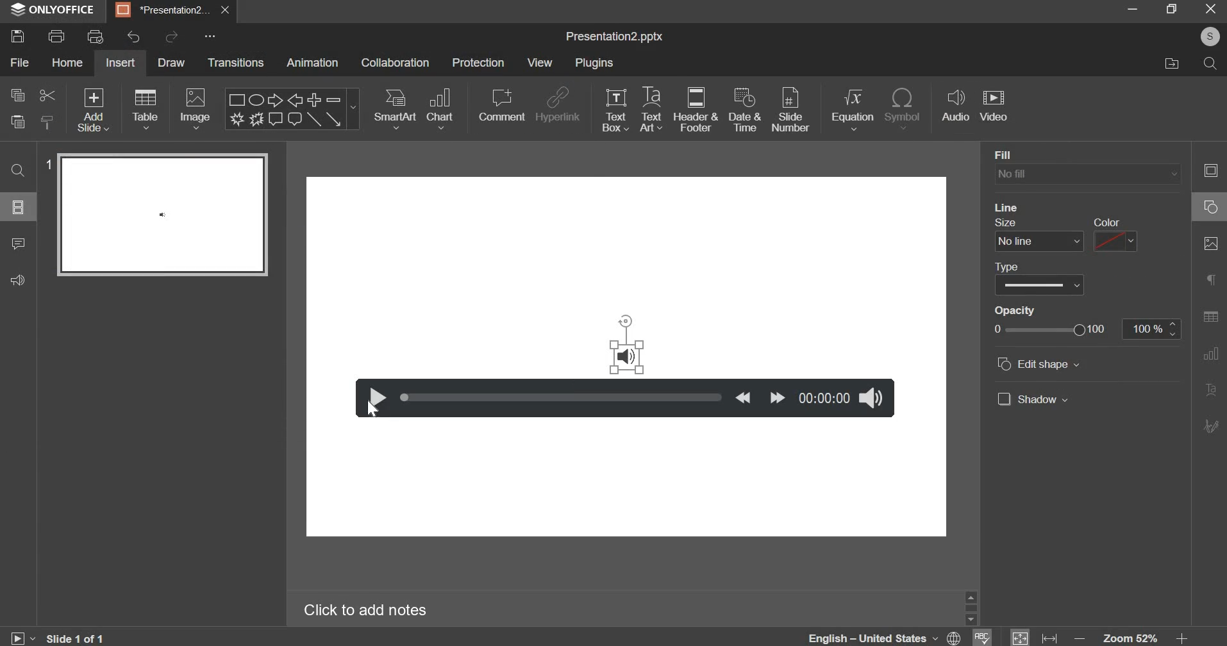  What do you see at coordinates (1210, 37) in the screenshot?
I see `account holder` at bounding box center [1210, 37].